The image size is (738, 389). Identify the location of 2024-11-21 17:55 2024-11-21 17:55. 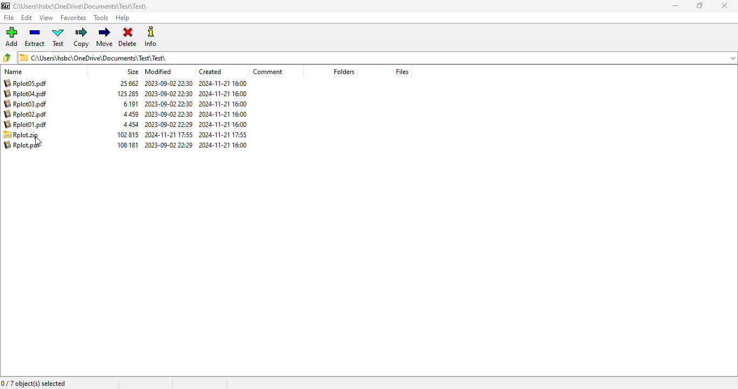
(196, 135).